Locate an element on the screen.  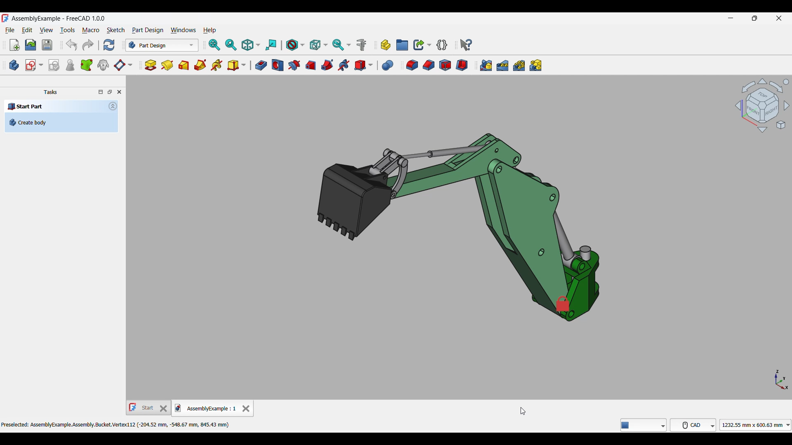
Preselected: AssemblyExample.Assembly.Bucket.Vertex112 (-204.52 mm, -548.67 mm, 845.43 mm) is located at coordinates (117, 424).